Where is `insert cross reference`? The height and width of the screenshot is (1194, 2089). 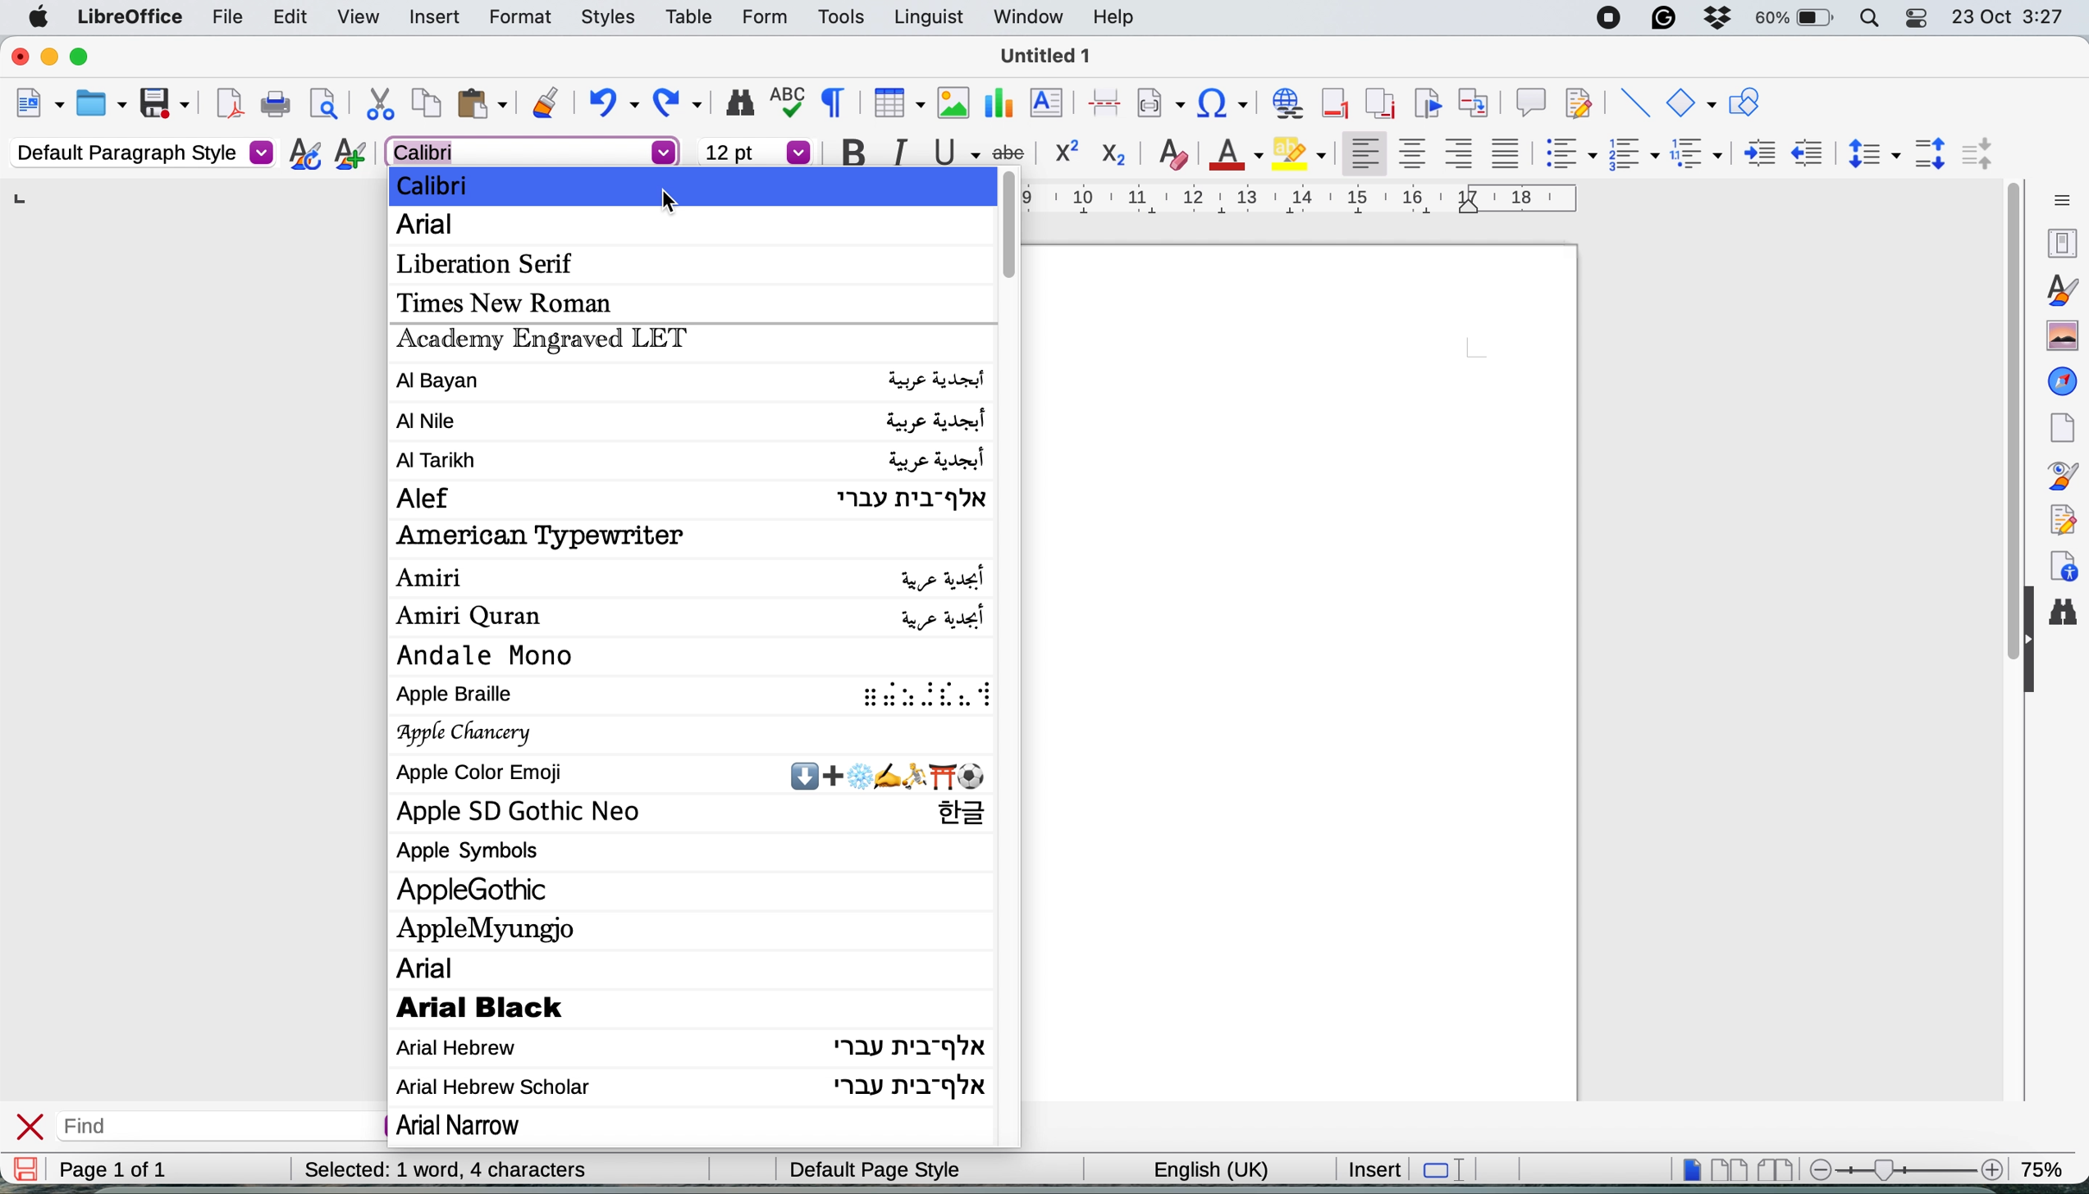
insert cross reference is located at coordinates (1476, 104).